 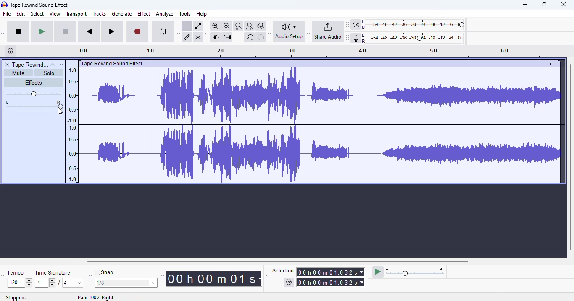 I want to click on mute, so click(x=18, y=73).